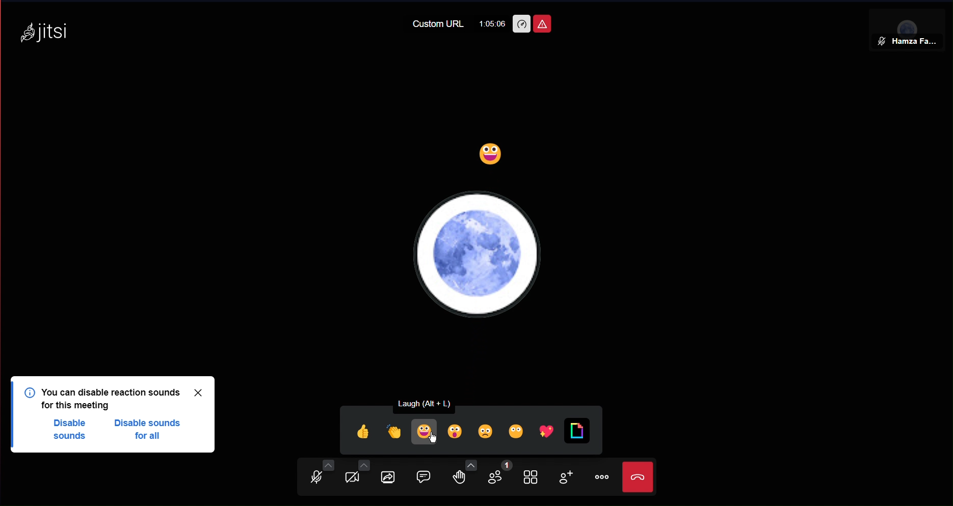 The height and width of the screenshot is (506, 953). Describe the element at coordinates (433, 402) in the screenshot. I see `Laugh (Alt + L)` at that location.